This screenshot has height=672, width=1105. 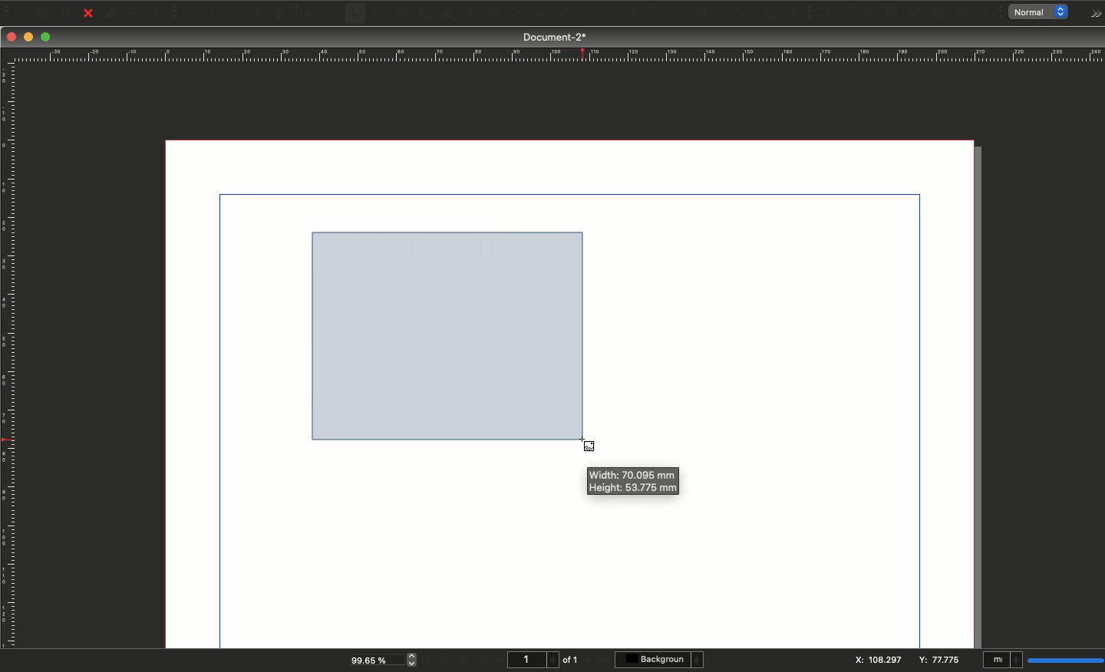 What do you see at coordinates (767, 15) in the screenshot?
I see `Copy item properties` at bounding box center [767, 15].